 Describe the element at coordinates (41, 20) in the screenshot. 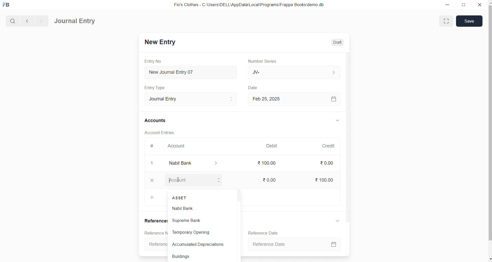

I see `navigate forward` at that location.